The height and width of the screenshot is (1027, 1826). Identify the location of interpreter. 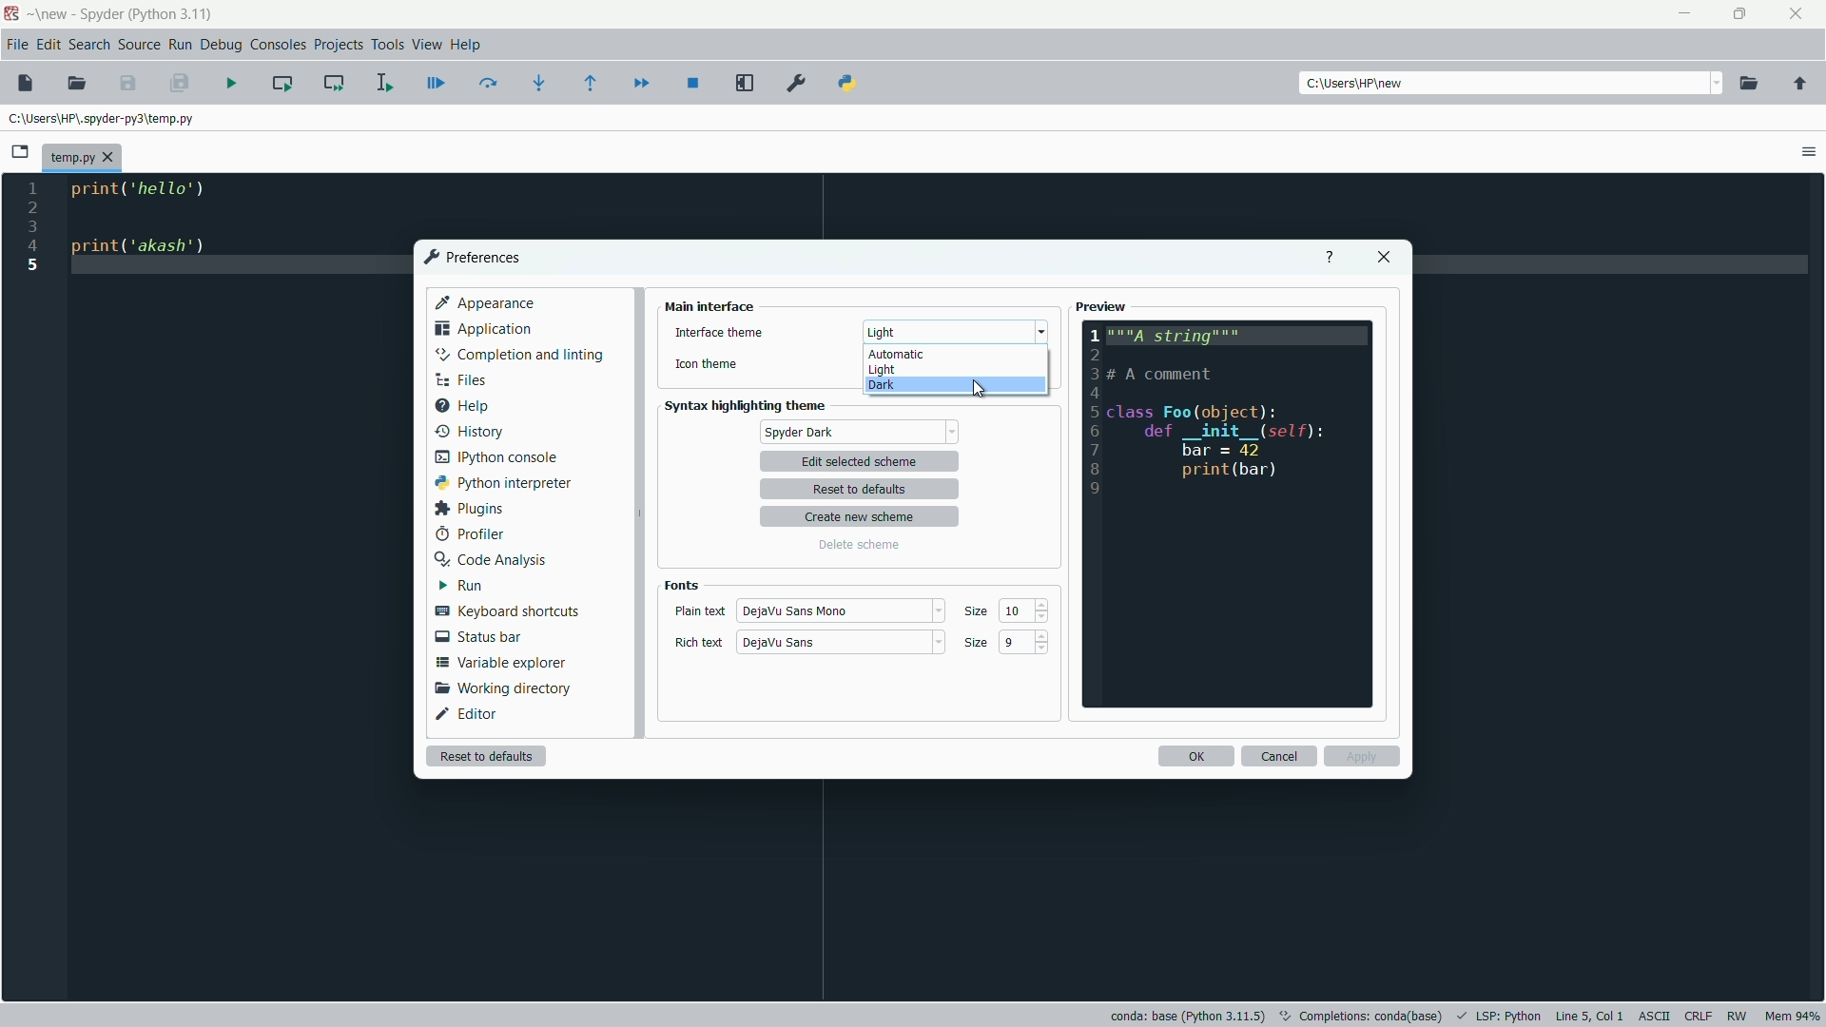
(1186, 1016).